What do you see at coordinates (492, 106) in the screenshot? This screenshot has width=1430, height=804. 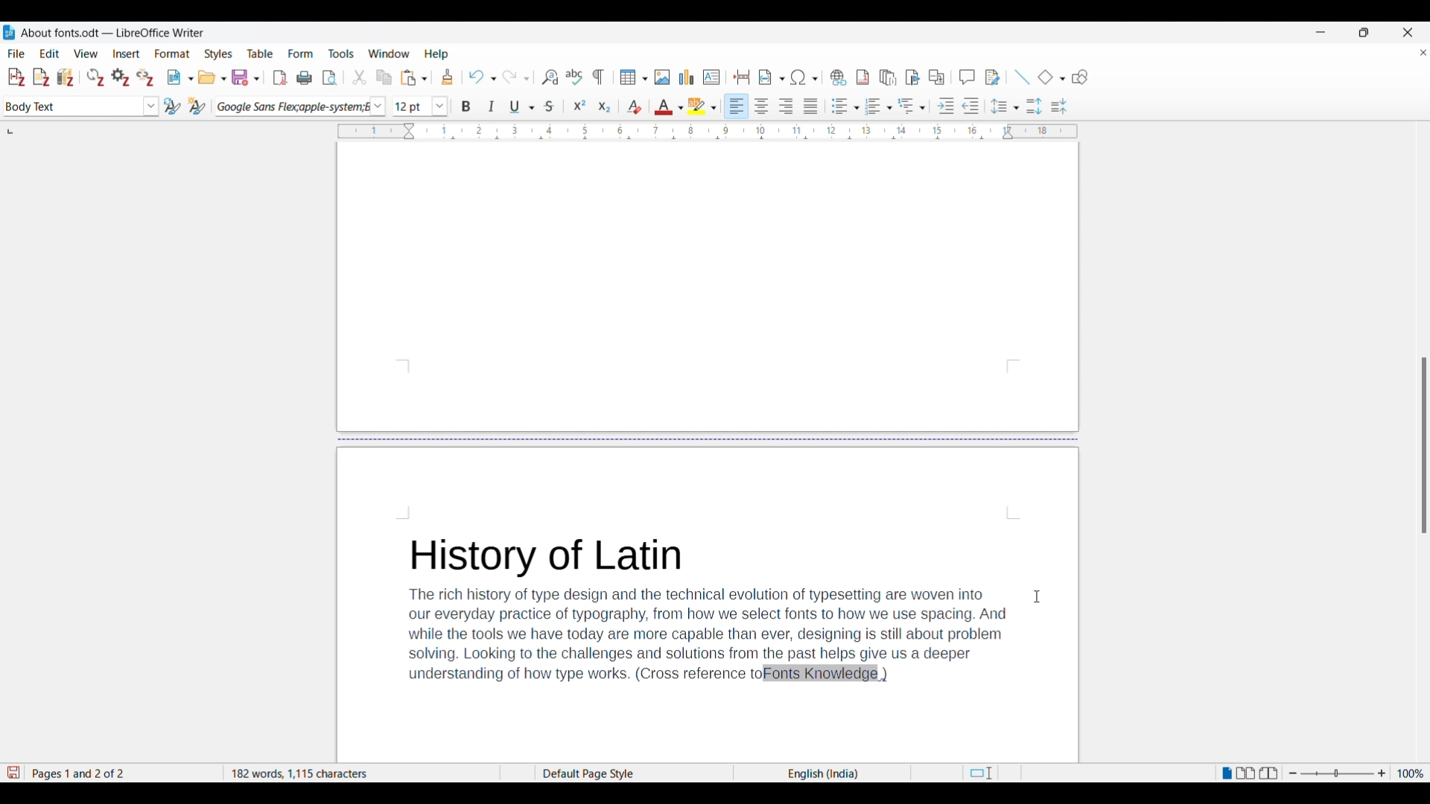 I see `Italics` at bounding box center [492, 106].